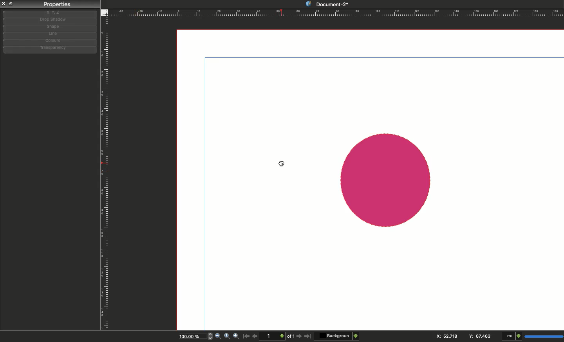 The image size is (564, 342). Describe the element at coordinates (12, 4) in the screenshot. I see `Collapse` at that location.